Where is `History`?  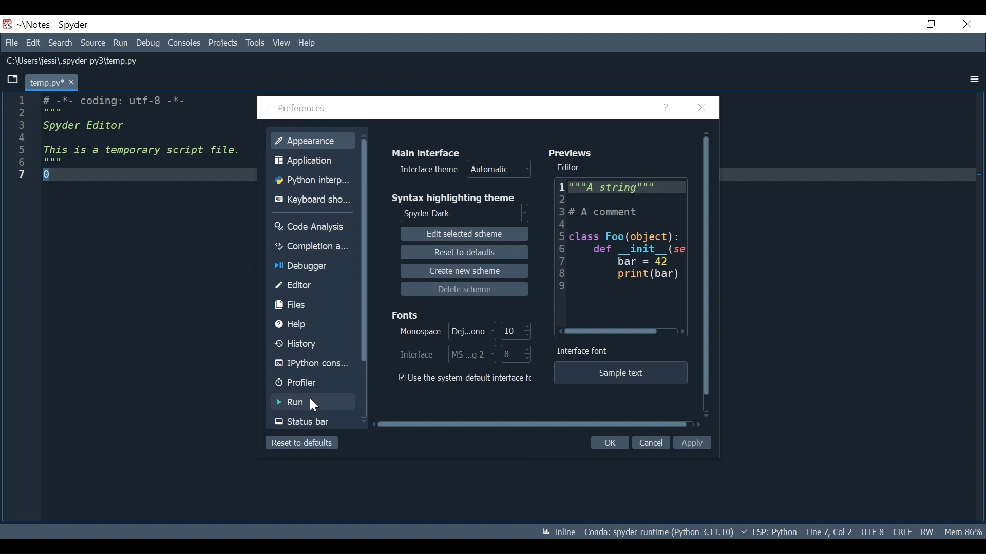
History is located at coordinates (309, 343).